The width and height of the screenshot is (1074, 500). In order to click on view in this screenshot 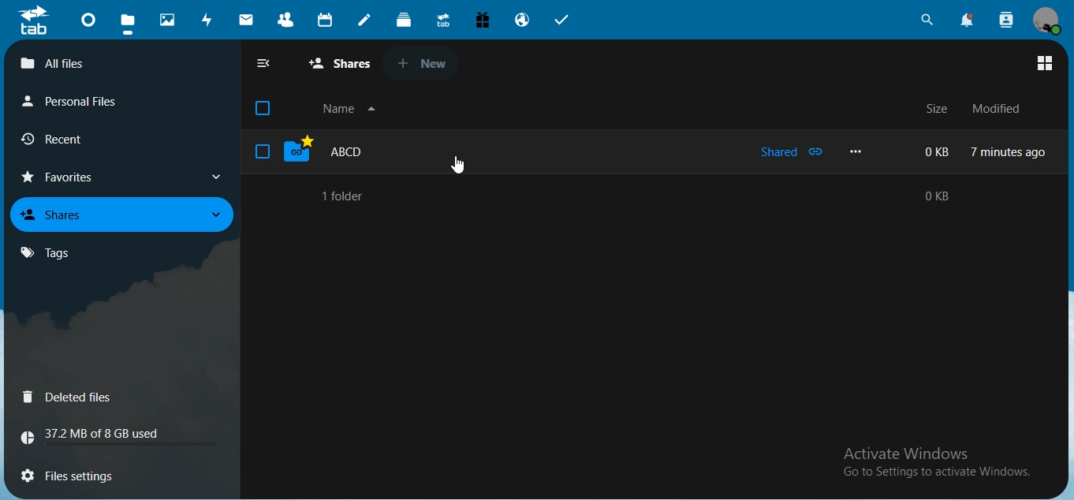, I will do `click(1045, 65)`.